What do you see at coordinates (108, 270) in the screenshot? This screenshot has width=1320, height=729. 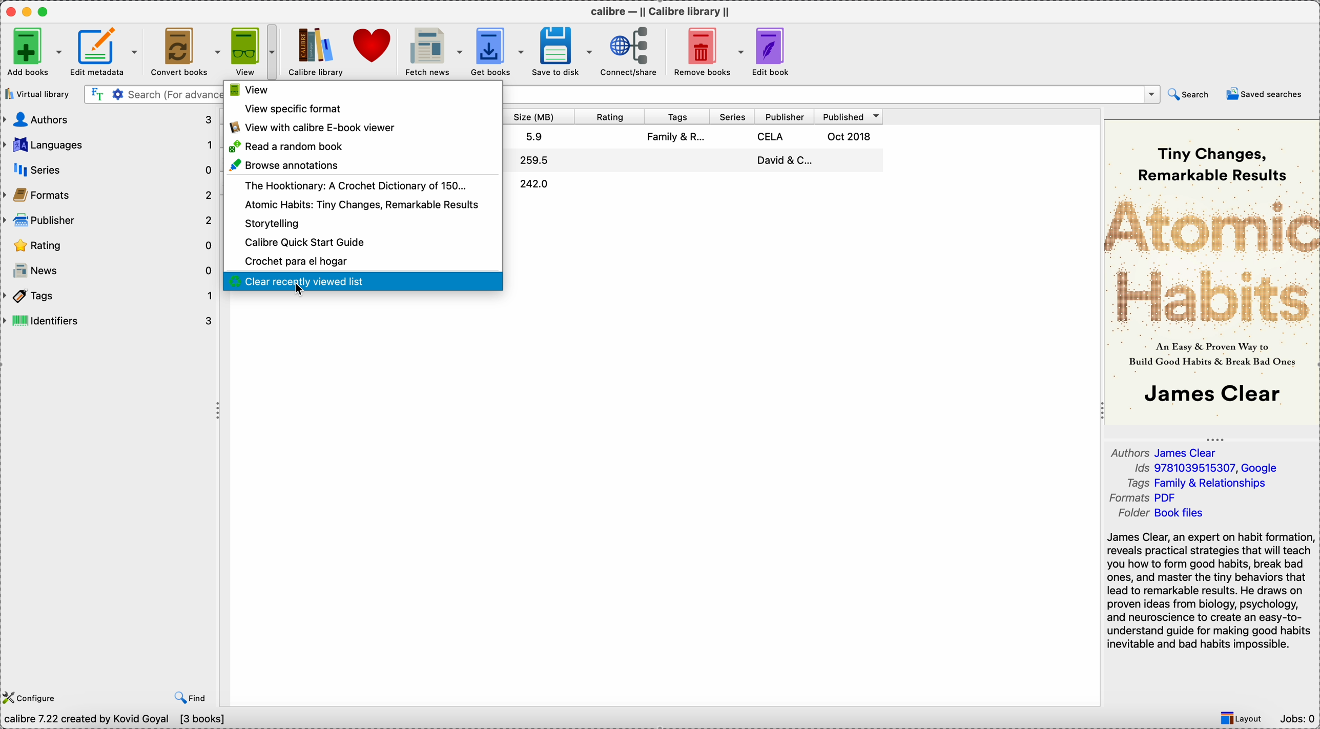 I see `news` at bounding box center [108, 270].